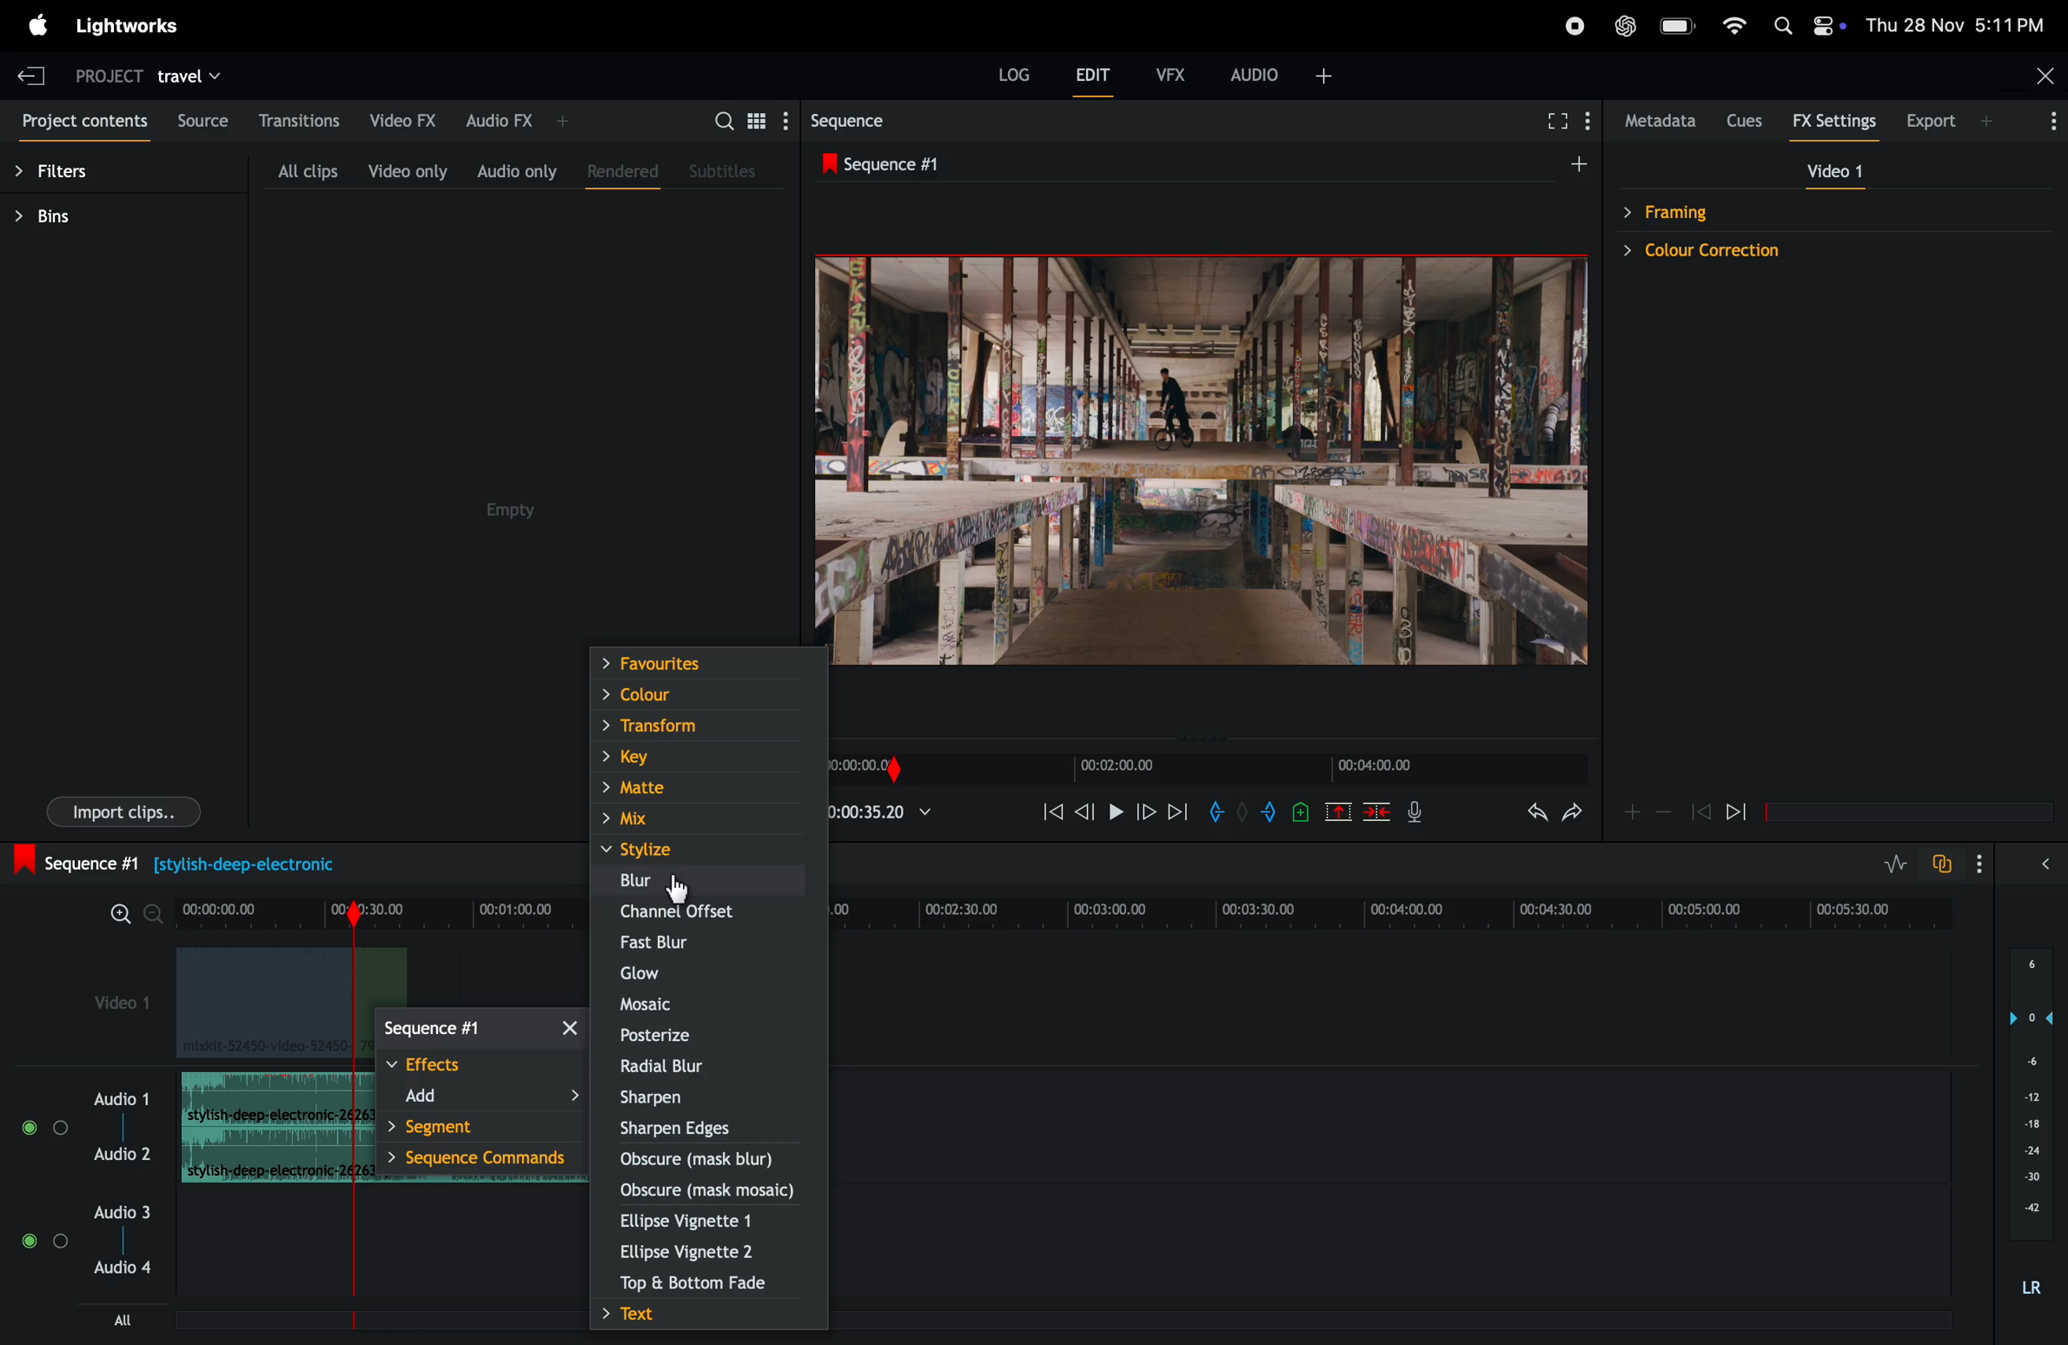 Image resolution: width=2068 pixels, height=1345 pixels. Describe the element at coordinates (701, 789) in the screenshot. I see `matte` at that location.